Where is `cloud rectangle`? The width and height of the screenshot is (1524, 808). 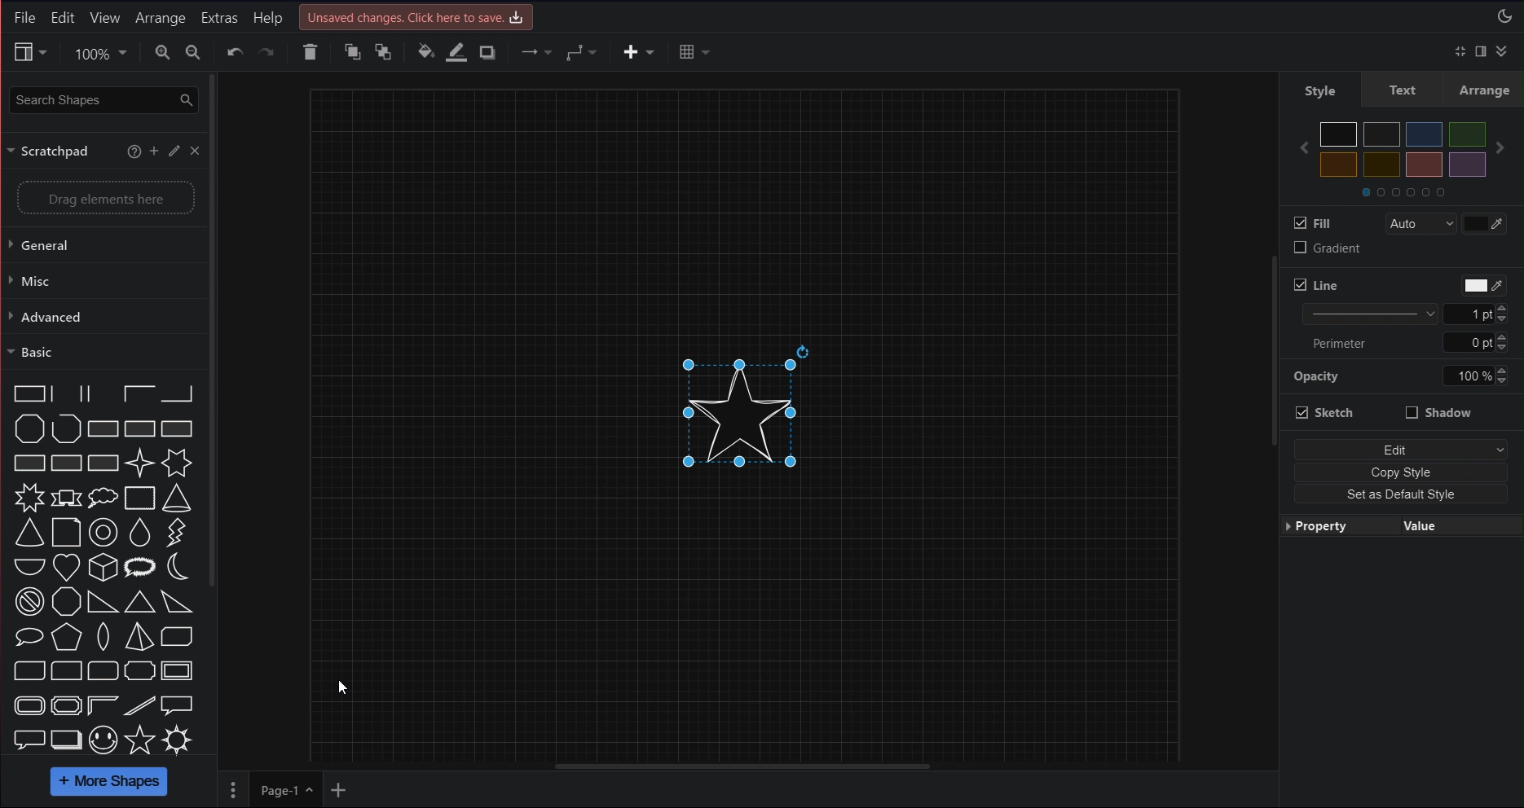 cloud rectangle is located at coordinates (140, 498).